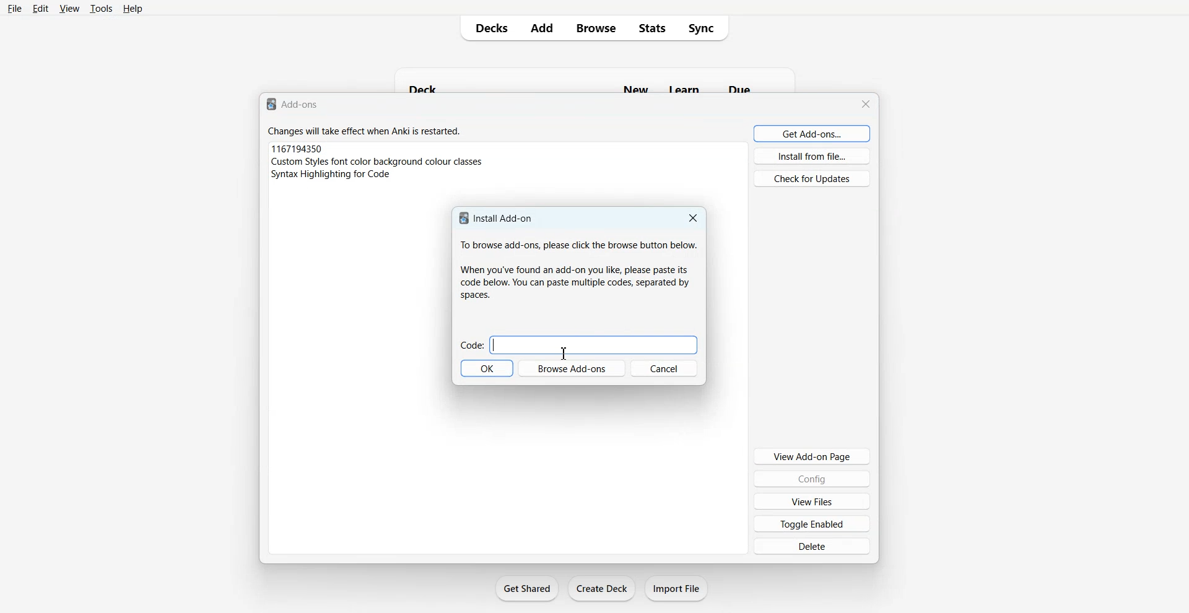 This screenshot has height=613, width=1189. What do you see at coordinates (865, 102) in the screenshot?
I see `Close` at bounding box center [865, 102].